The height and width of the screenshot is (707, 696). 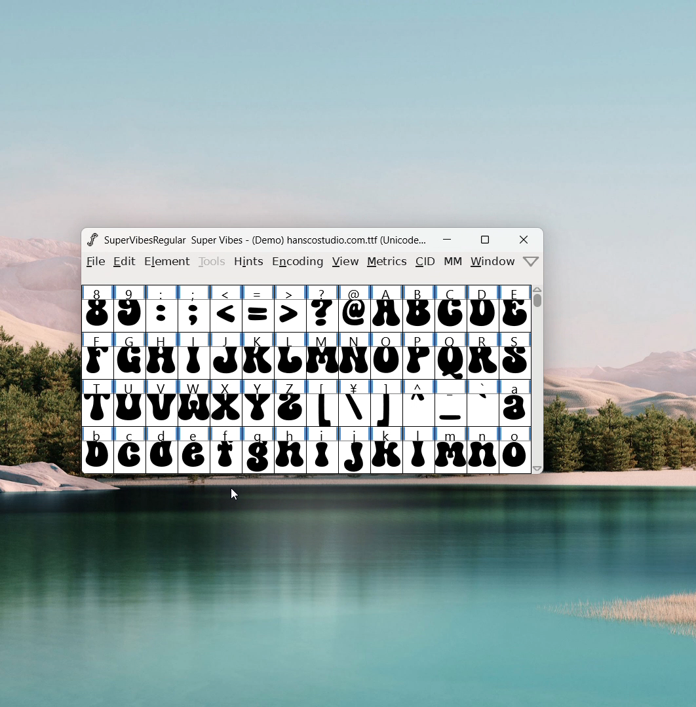 I want to click on scrollbar, so click(x=539, y=371).